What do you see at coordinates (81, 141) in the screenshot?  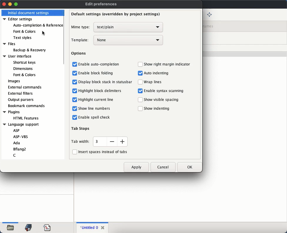 I see `tab width` at bounding box center [81, 141].